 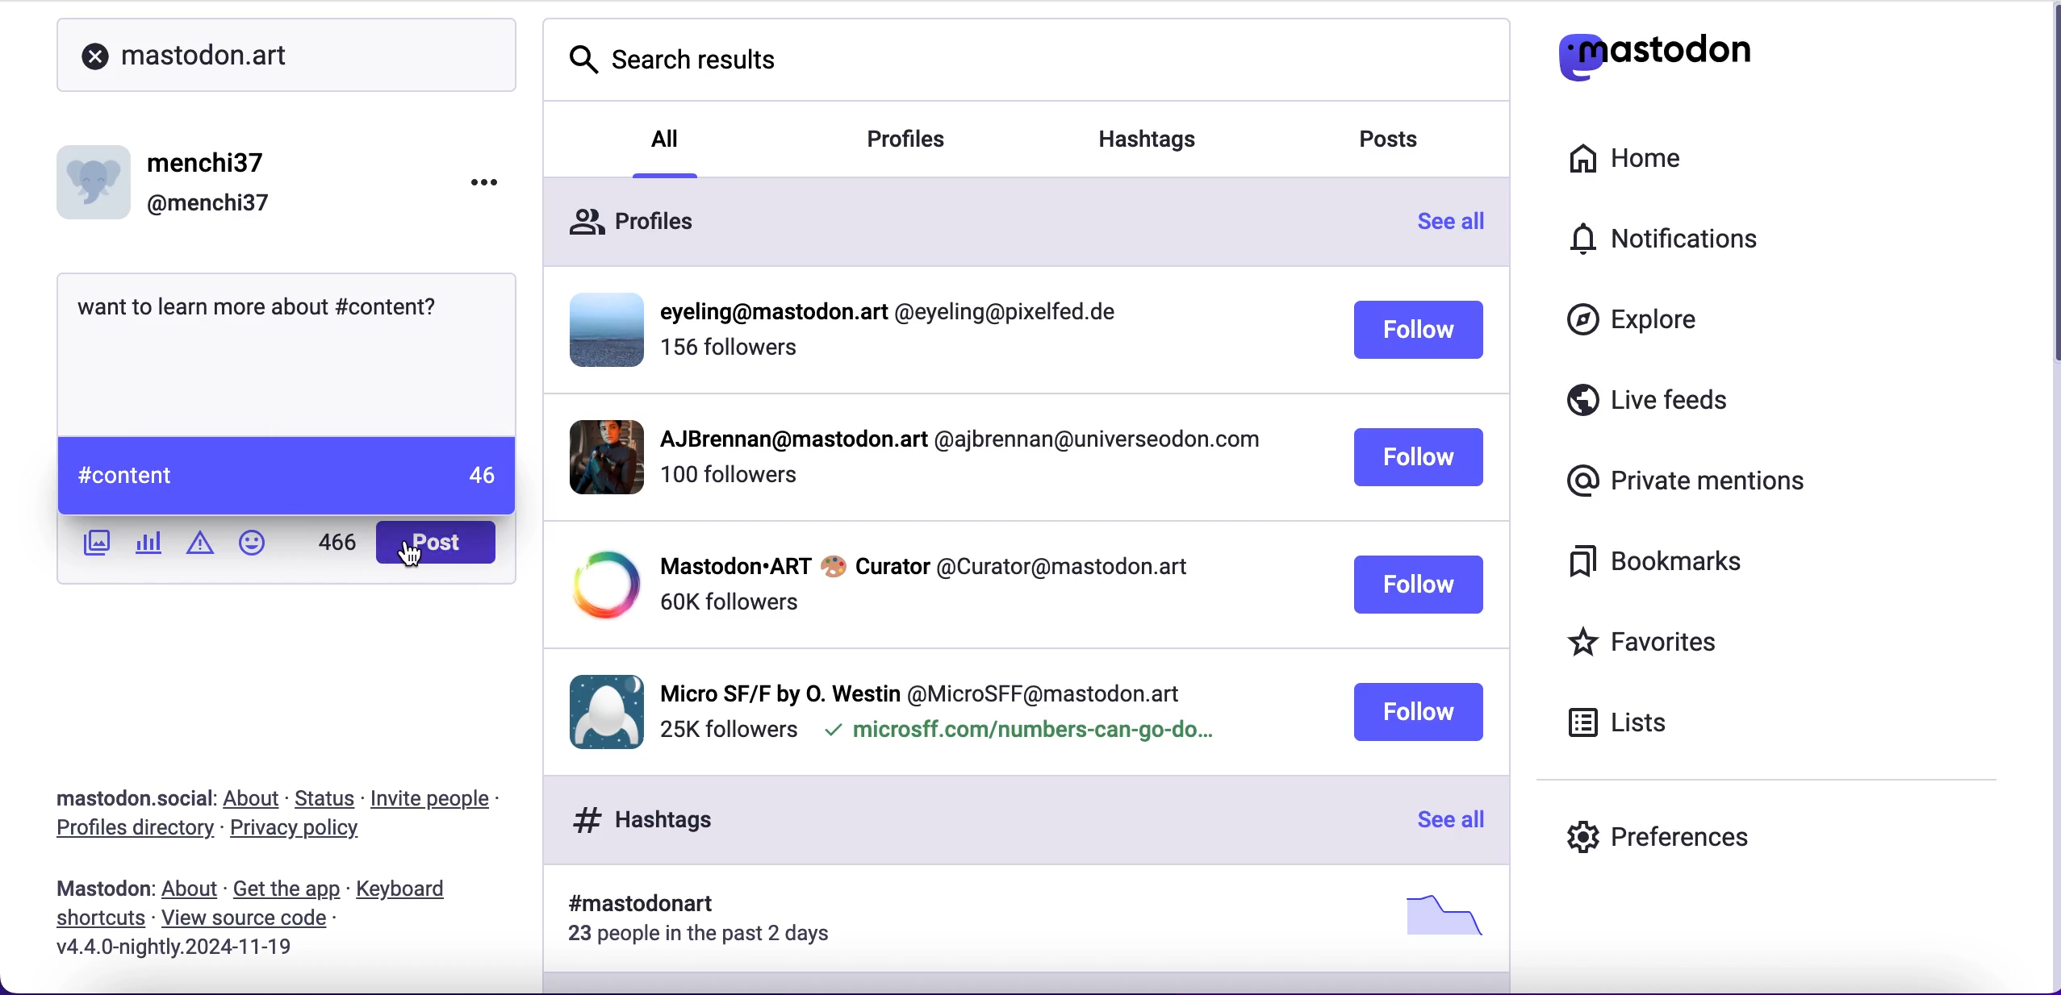 I want to click on posts, so click(x=1404, y=144).